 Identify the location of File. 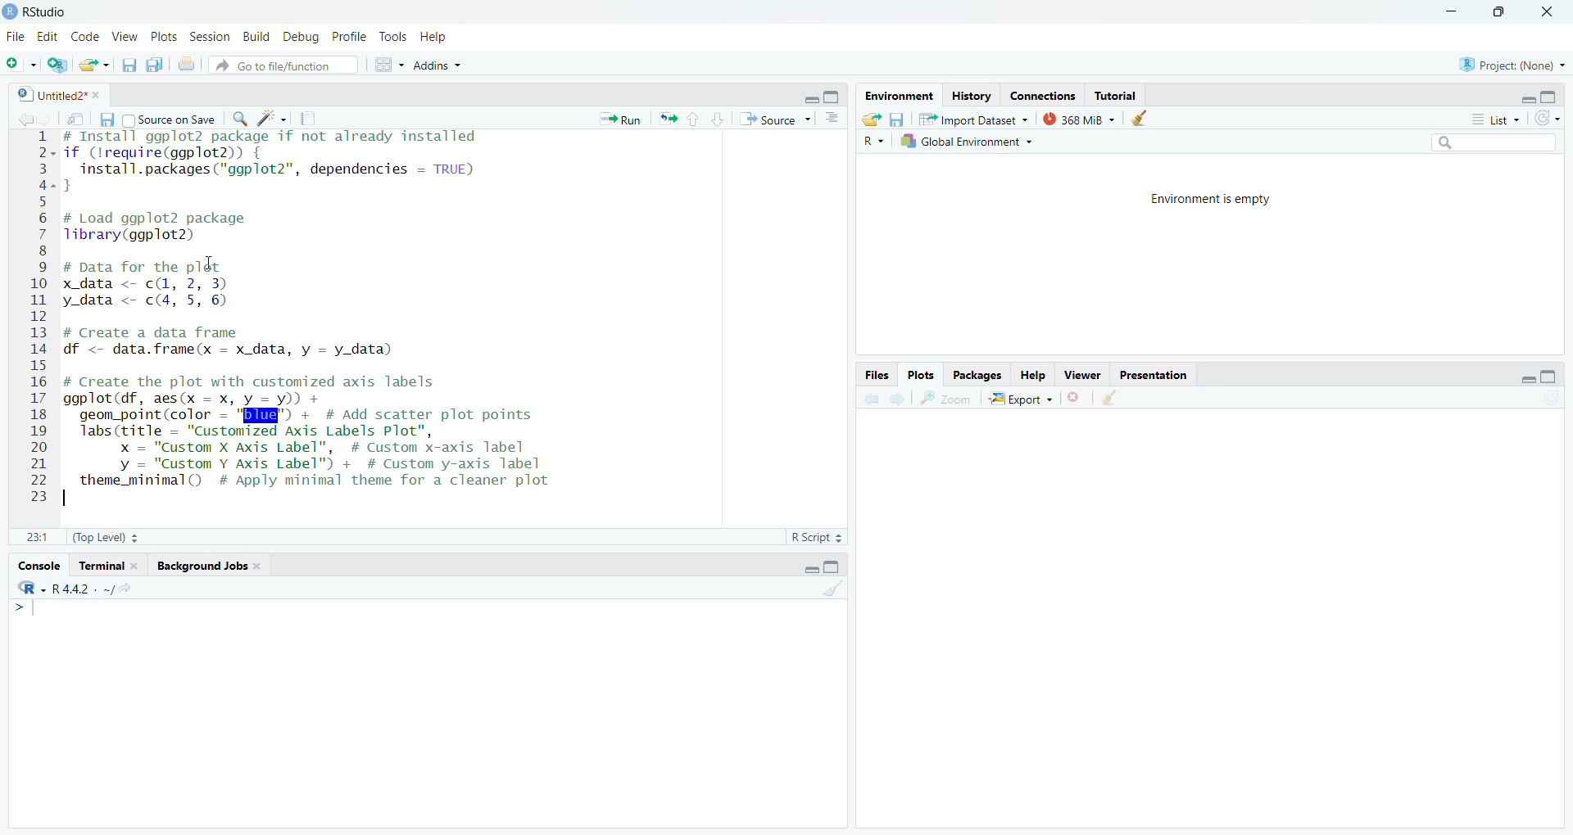
(17, 38).